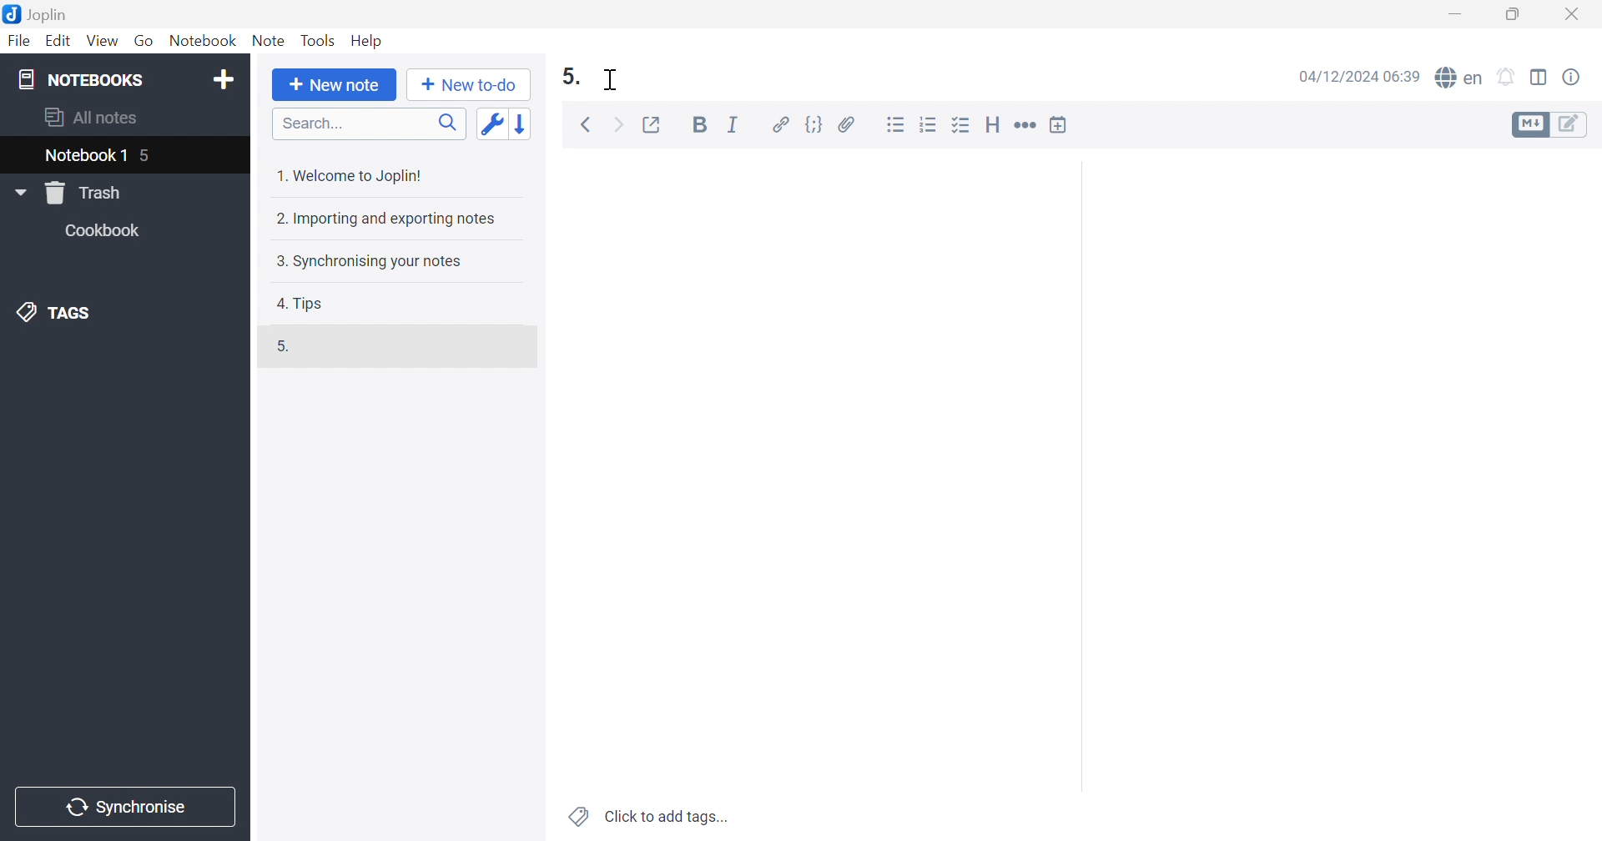  I want to click on Italic, so click(733, 124).